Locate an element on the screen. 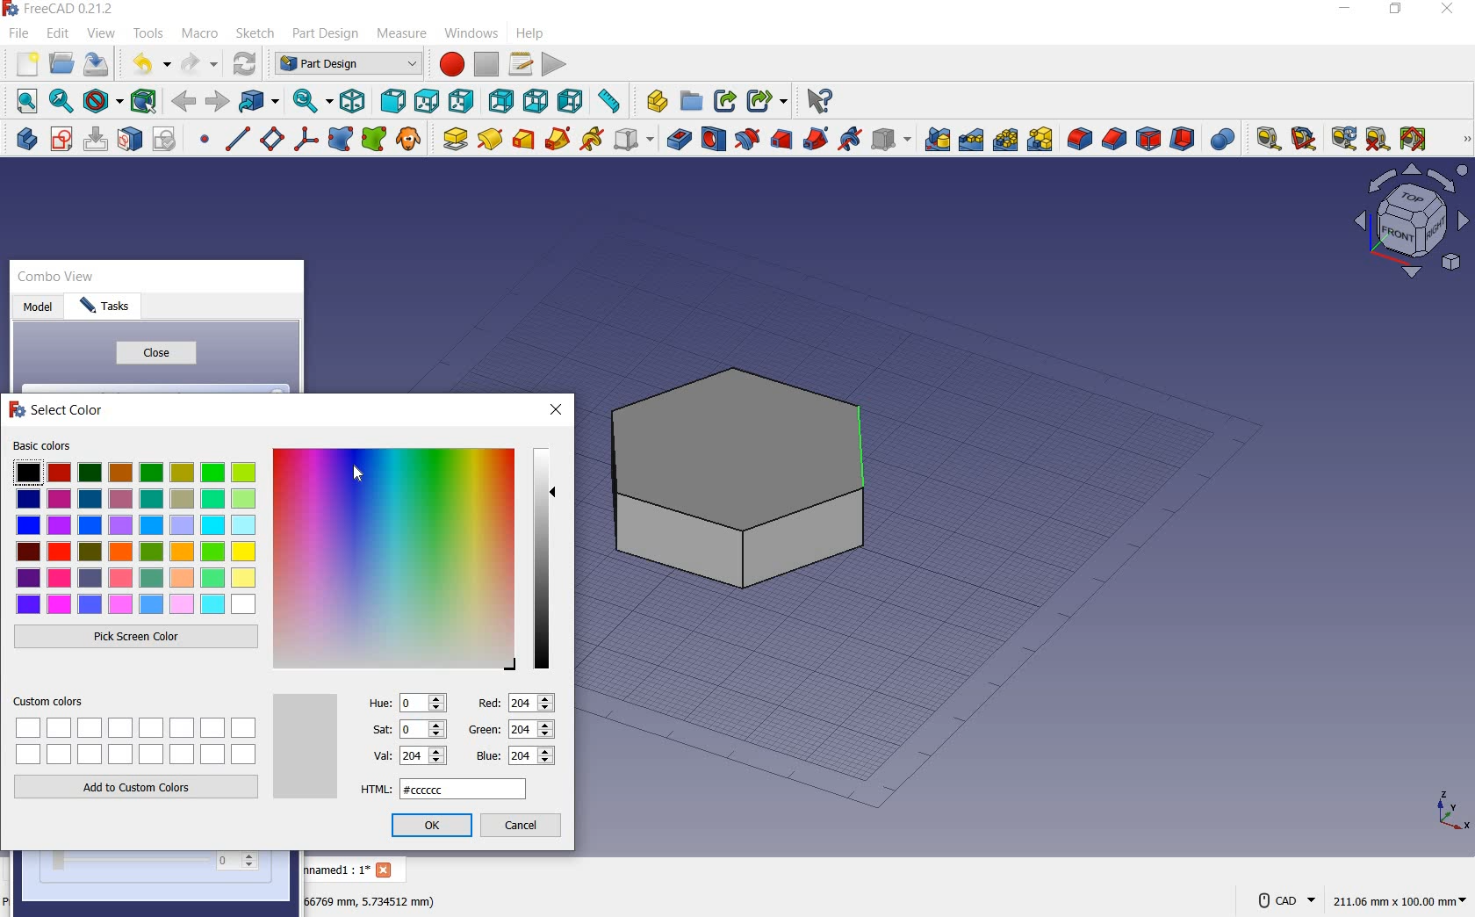  subtractive pipe is located at coordinates (817, 140).